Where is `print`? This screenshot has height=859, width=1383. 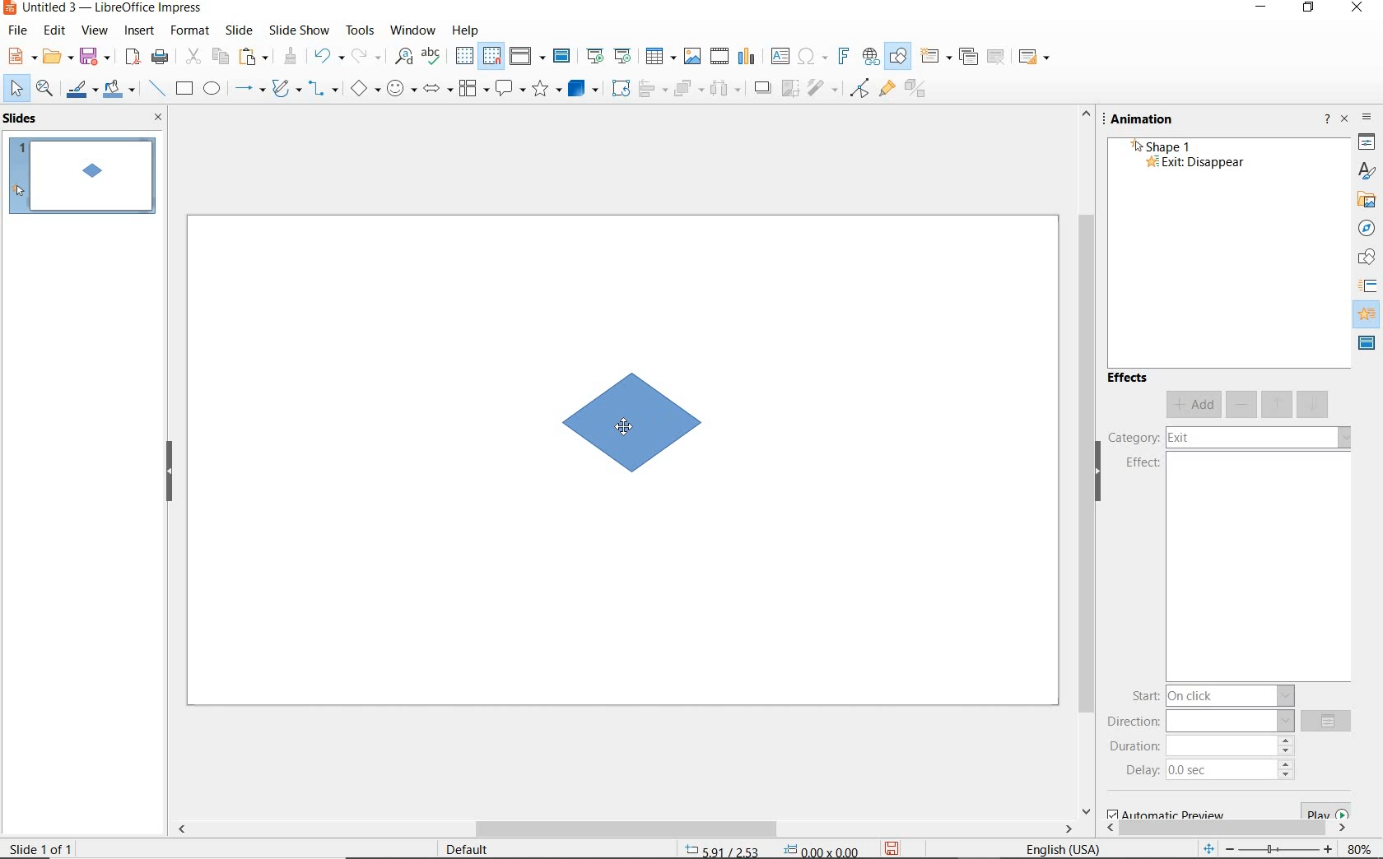 print is located at coordinates (158, 57).